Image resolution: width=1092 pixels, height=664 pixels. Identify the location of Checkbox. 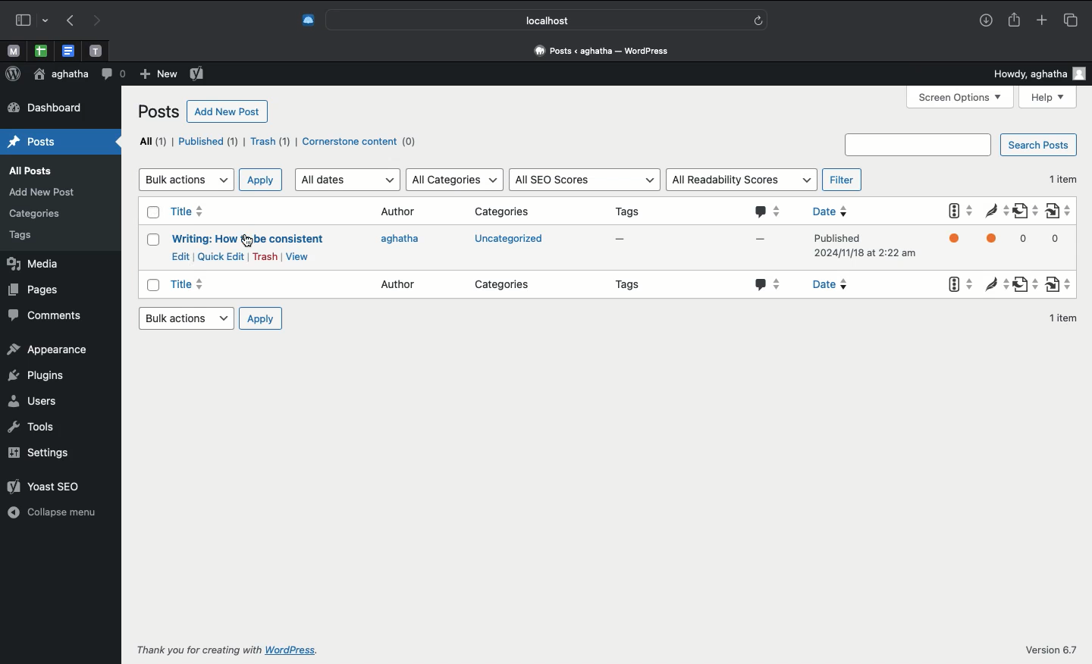
(150, 286).